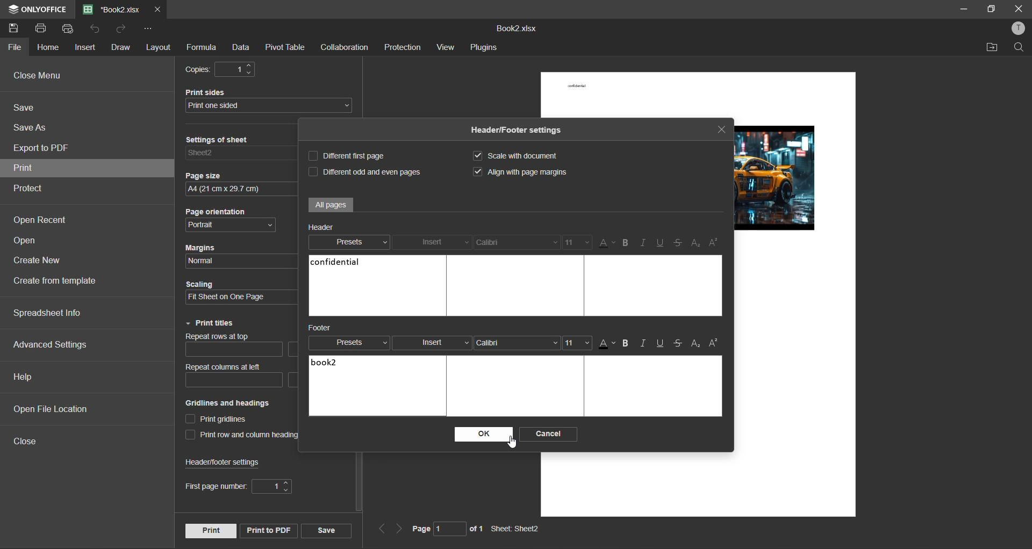 Image resolution: width=1032 pixels, height=549 pixels. I want to click on different first page, so click(346, 156).